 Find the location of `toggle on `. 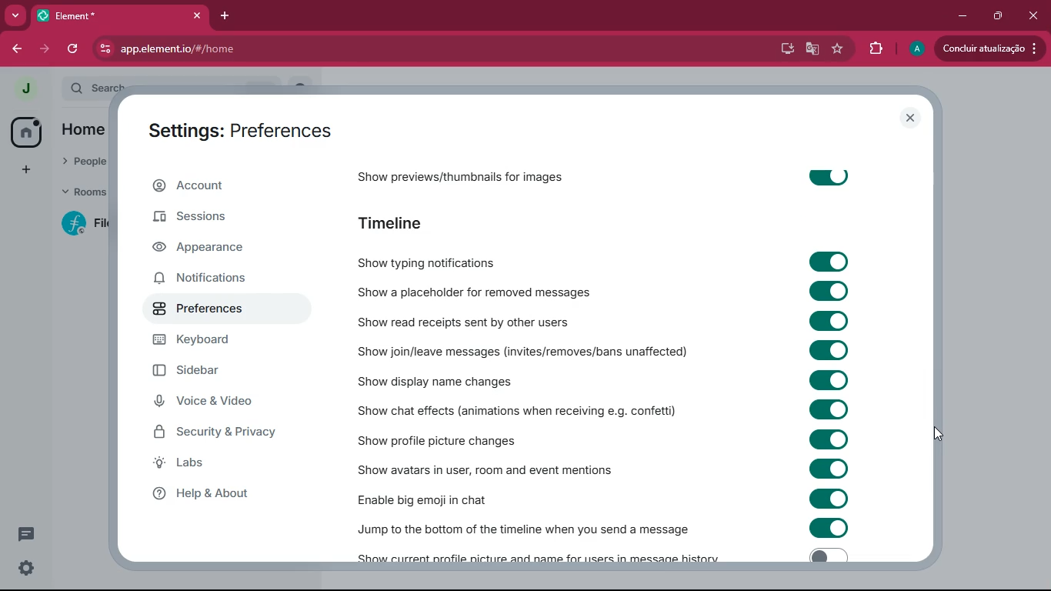

toggle on  is located at coordinates (829, 497).